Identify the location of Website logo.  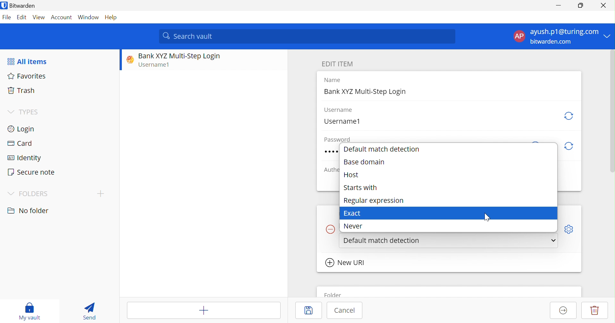
(128, 59).